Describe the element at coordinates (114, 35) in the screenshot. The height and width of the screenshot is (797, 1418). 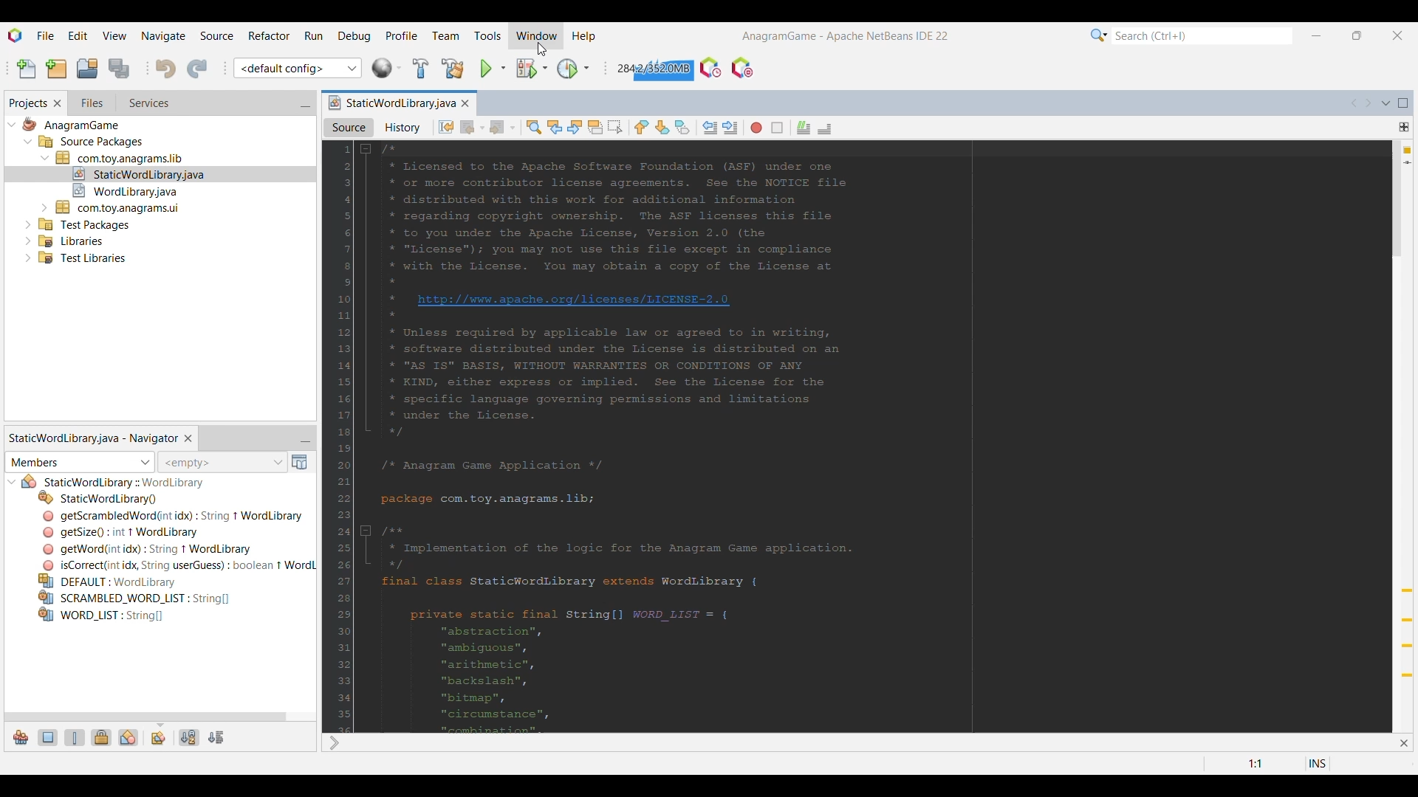
I see `View menu` at that location.